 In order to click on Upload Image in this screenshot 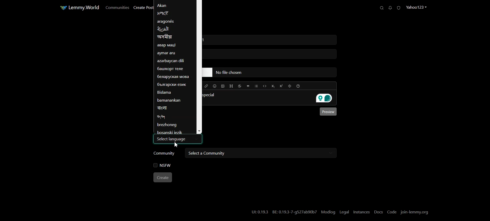, I will do `click(223, 86)`.